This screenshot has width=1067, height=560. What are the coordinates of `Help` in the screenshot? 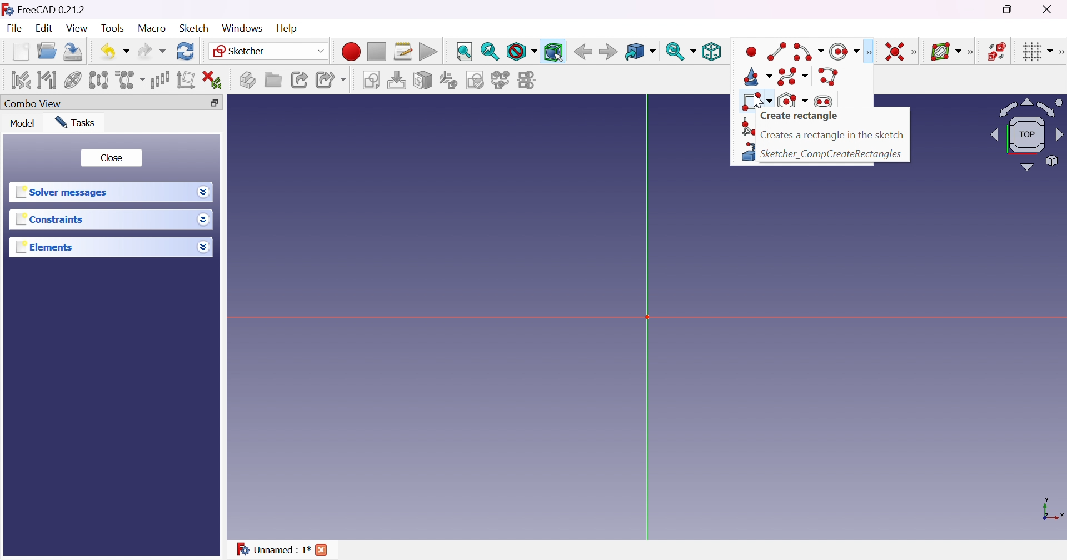 It's located at (288, 29).